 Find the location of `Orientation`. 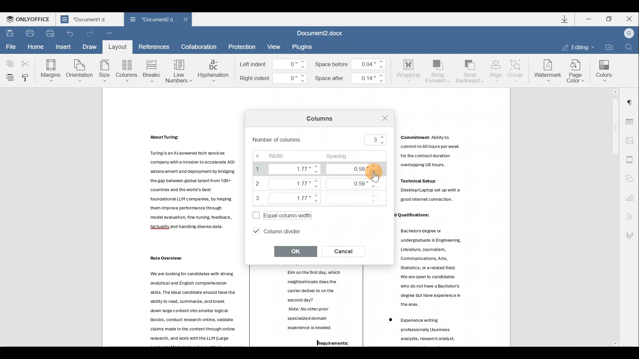

Orientation is located at coordinates (80, 70).